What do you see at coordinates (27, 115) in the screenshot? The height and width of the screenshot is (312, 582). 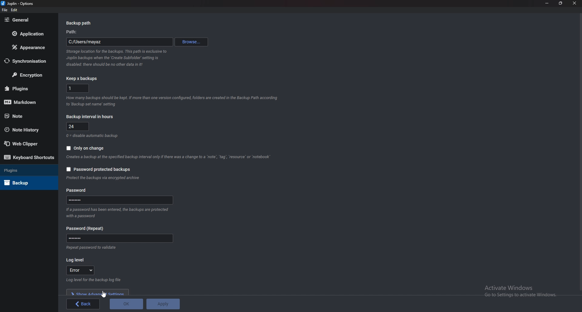 I see `Note` at bounding box center [27, 115].